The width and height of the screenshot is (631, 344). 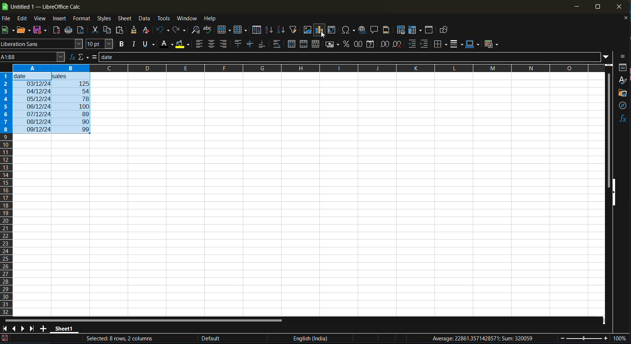 I want to click on help, so click(x=214, y=19).